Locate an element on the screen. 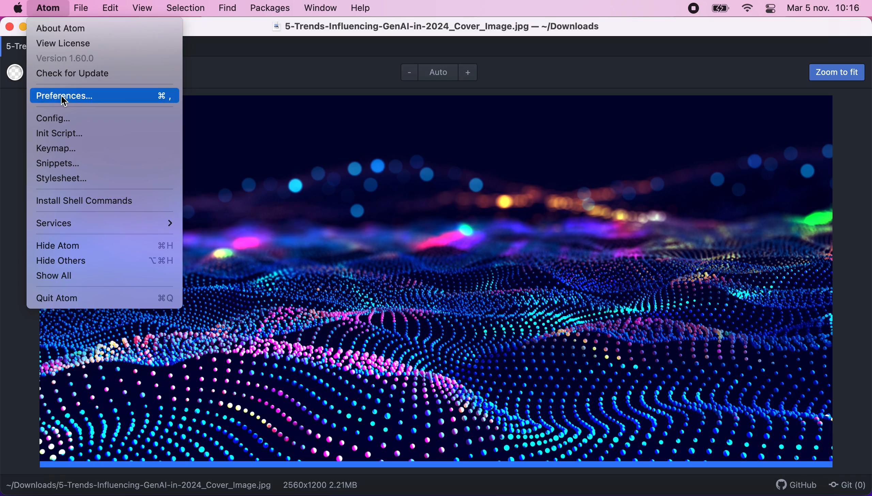 This screenshot has width=872, height=496. edit is located at coordinates (110, 8).